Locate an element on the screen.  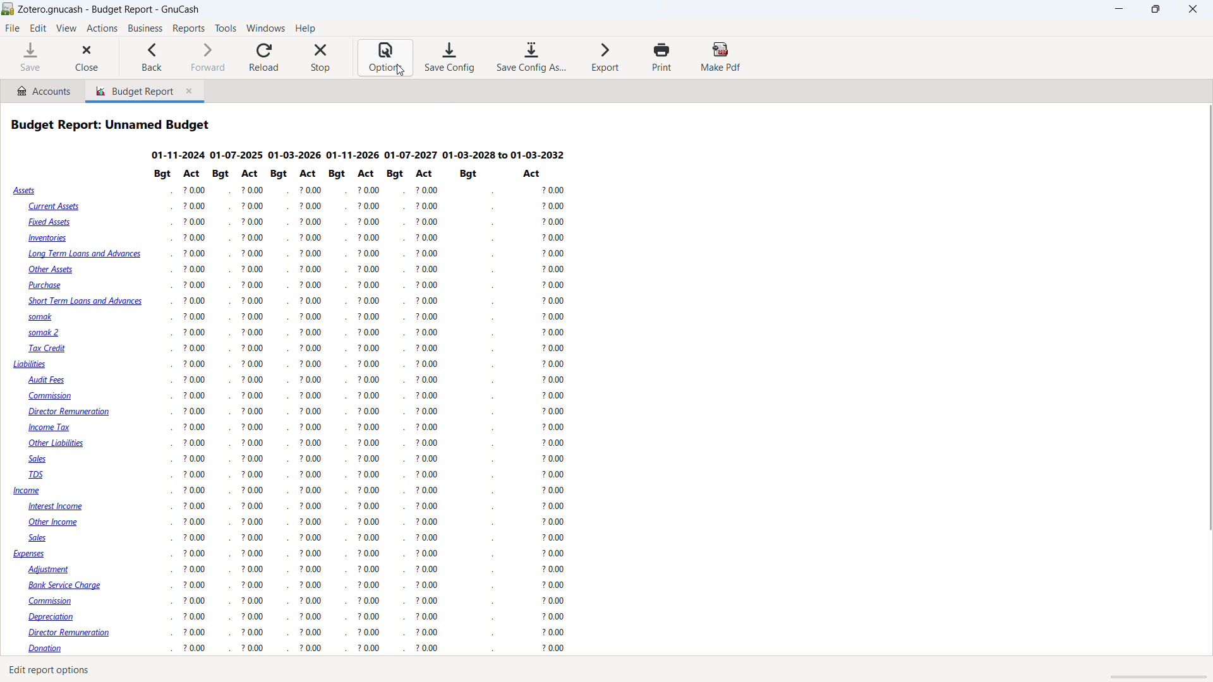
Expenses is located at coordinates (30, 555).